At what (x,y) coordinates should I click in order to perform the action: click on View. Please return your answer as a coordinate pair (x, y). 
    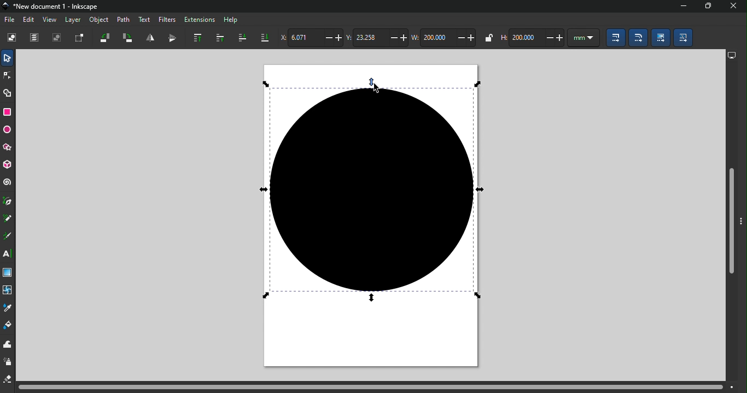
    Looking at the image, I should click on (51, 19).